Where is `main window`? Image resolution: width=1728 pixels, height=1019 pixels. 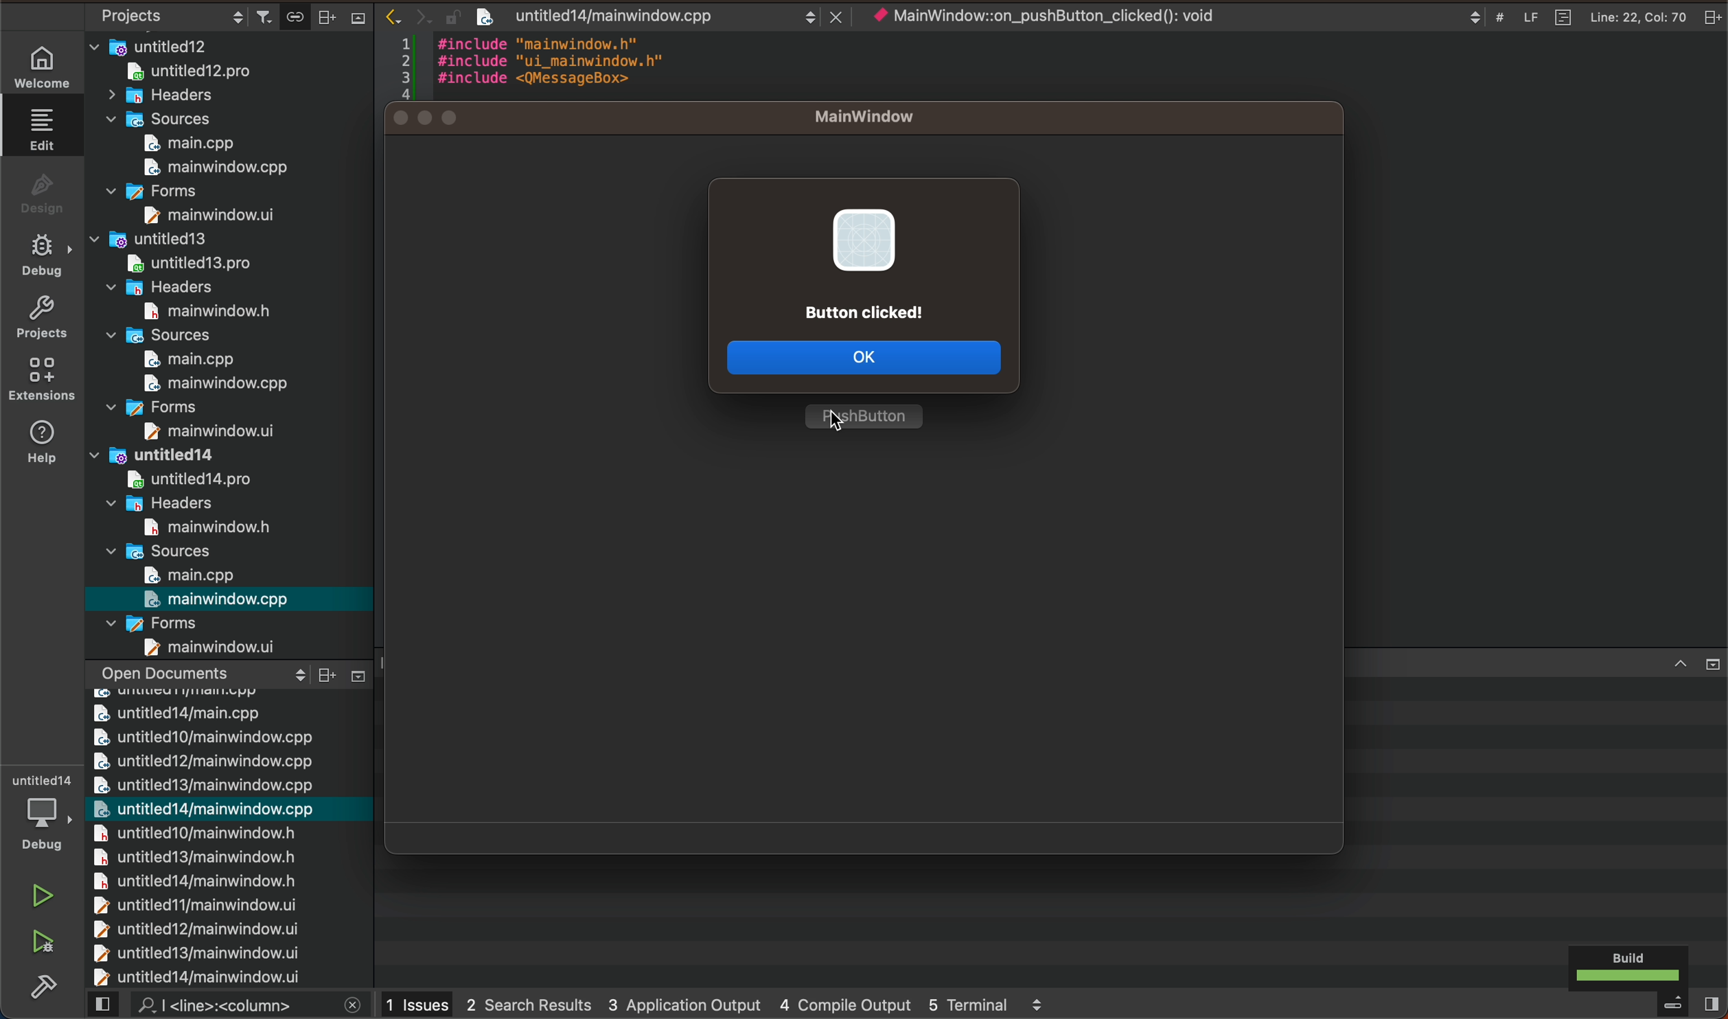 main window is located at coordinates (201, 433).